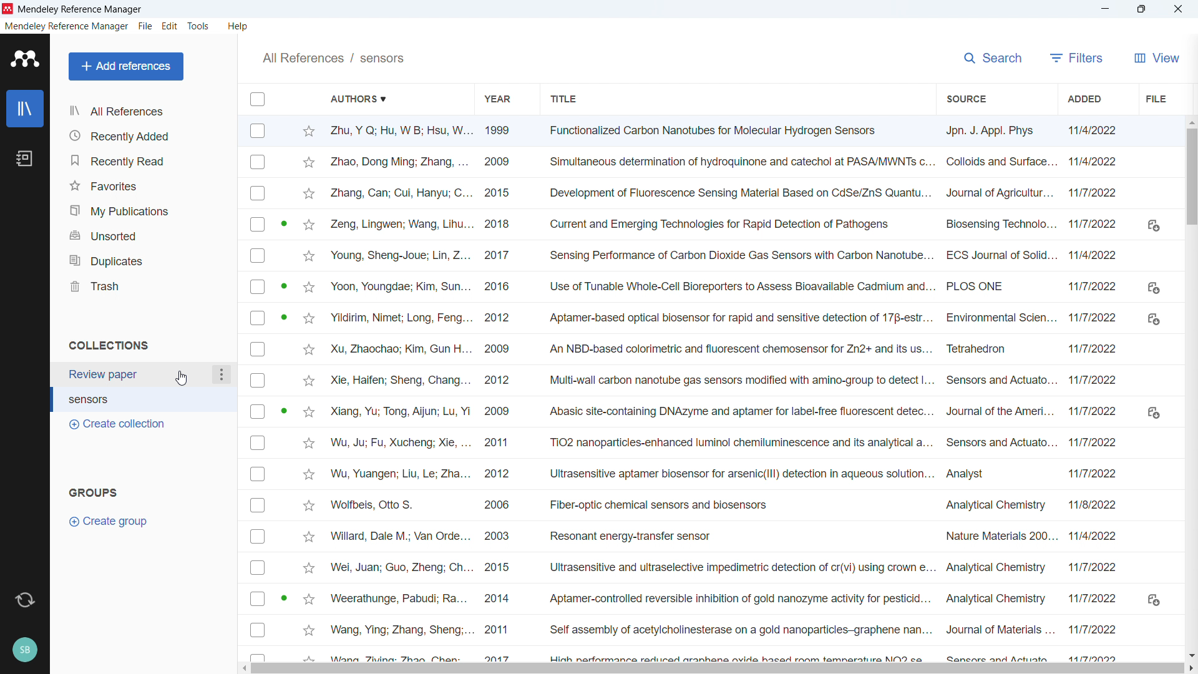 This screenshot has width=1198, height=674. I want to click on Authors of individual entries , so click(399, 391).